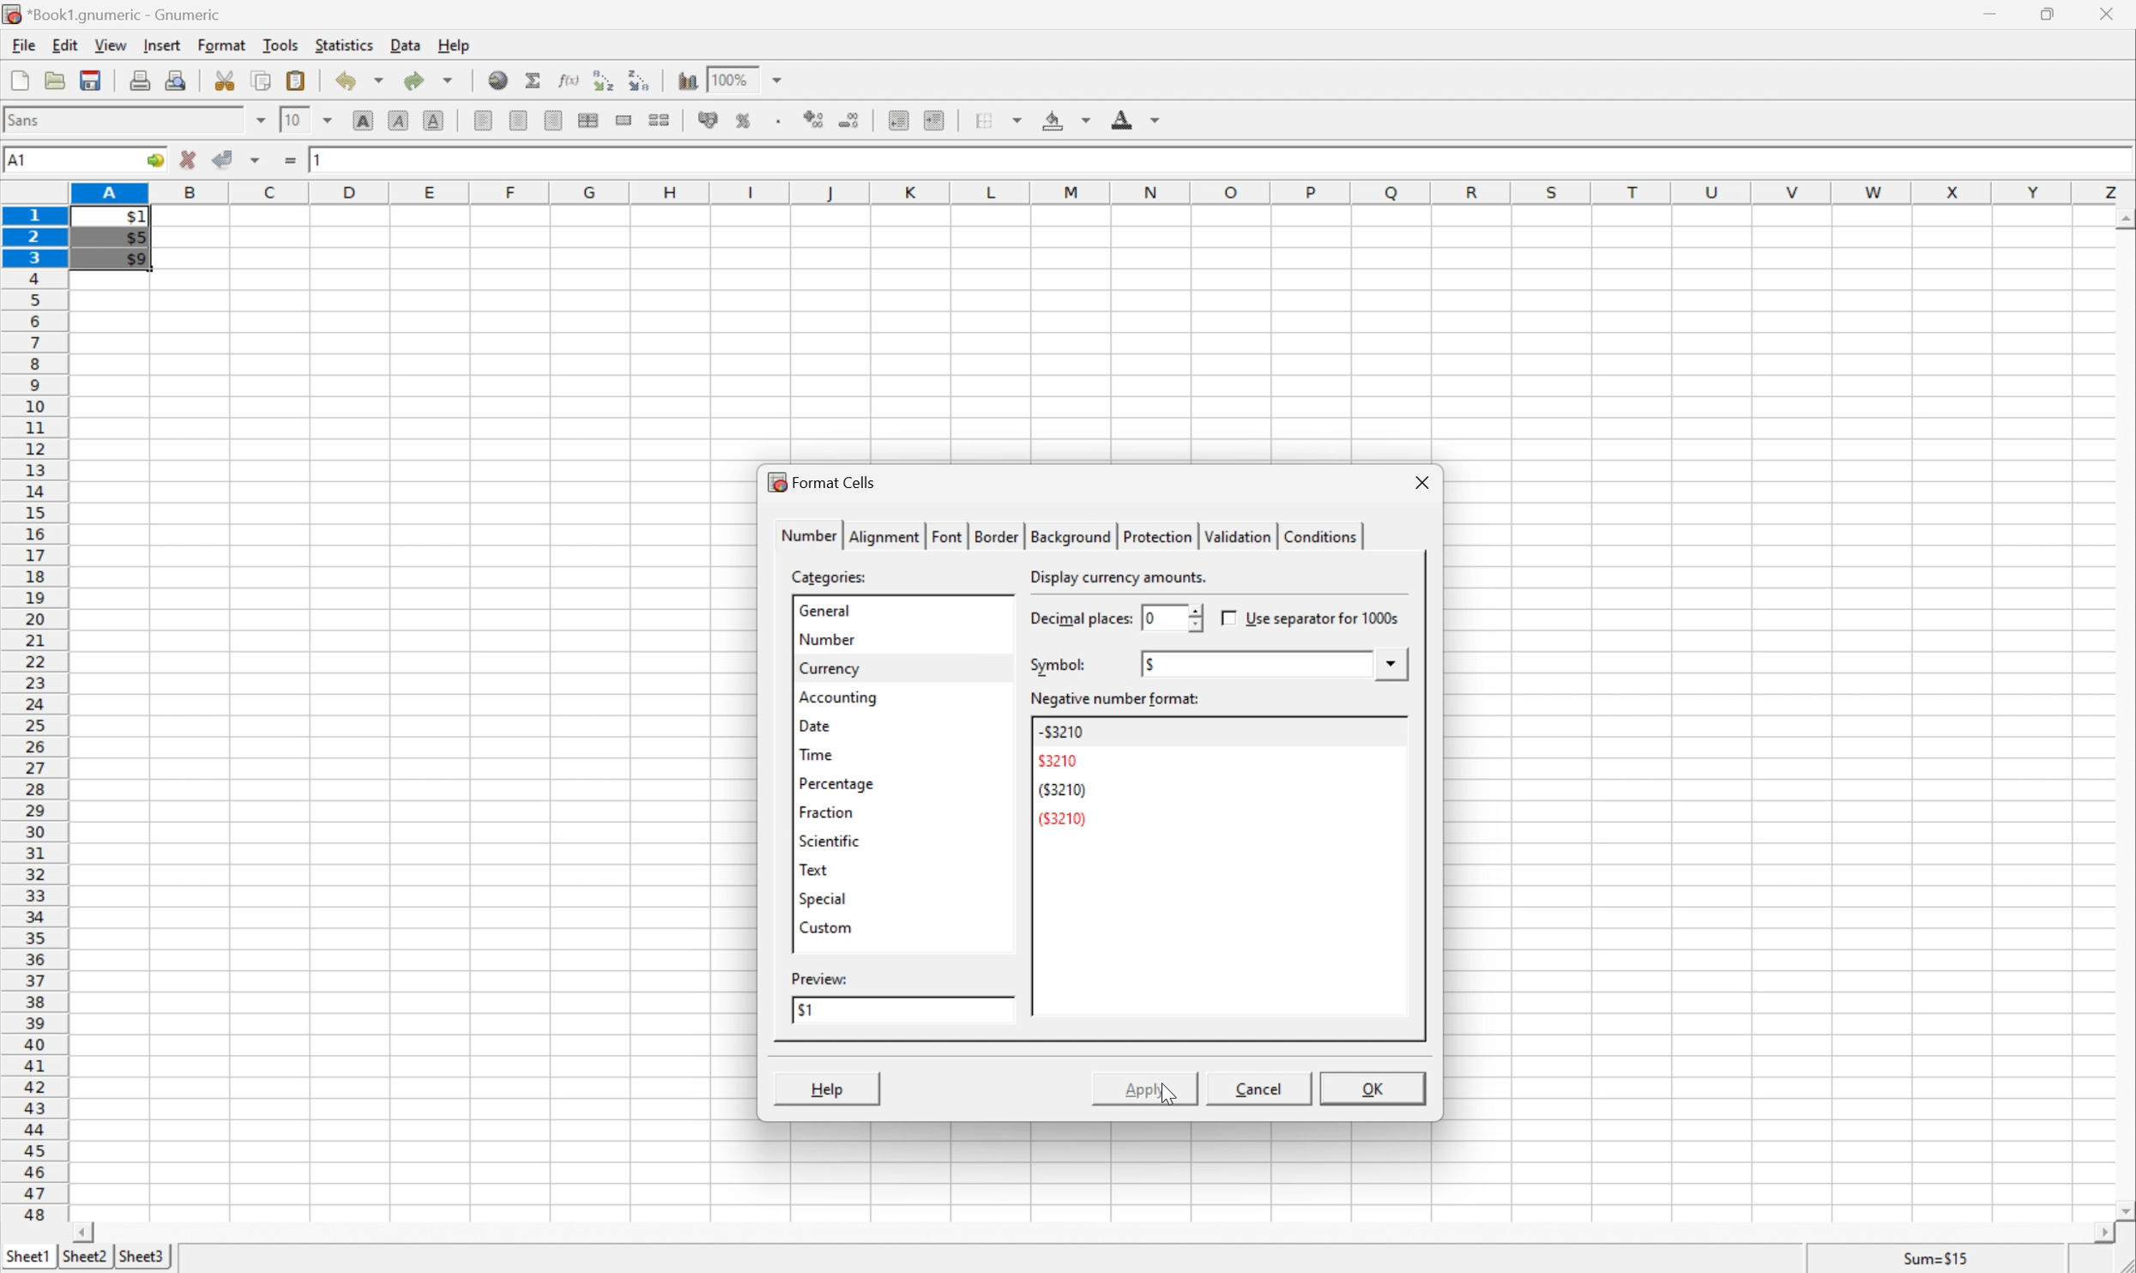 The width and height of the screenshot is (2136, 1273). Describe the element at coordinates (1106, 194) in the screenshot. I see `column names` at that location.